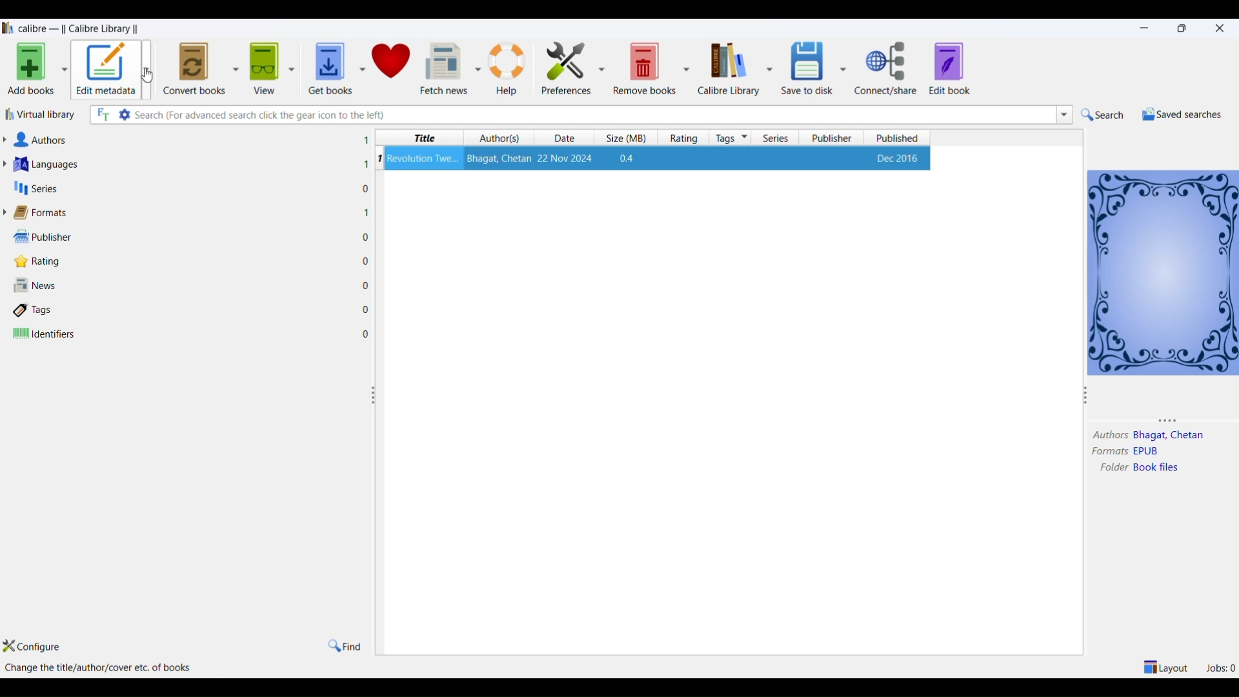 The image size is (1239, 697). Describe the element at coordinates (500, 138) in the screenshot. I see `authors` at that location.